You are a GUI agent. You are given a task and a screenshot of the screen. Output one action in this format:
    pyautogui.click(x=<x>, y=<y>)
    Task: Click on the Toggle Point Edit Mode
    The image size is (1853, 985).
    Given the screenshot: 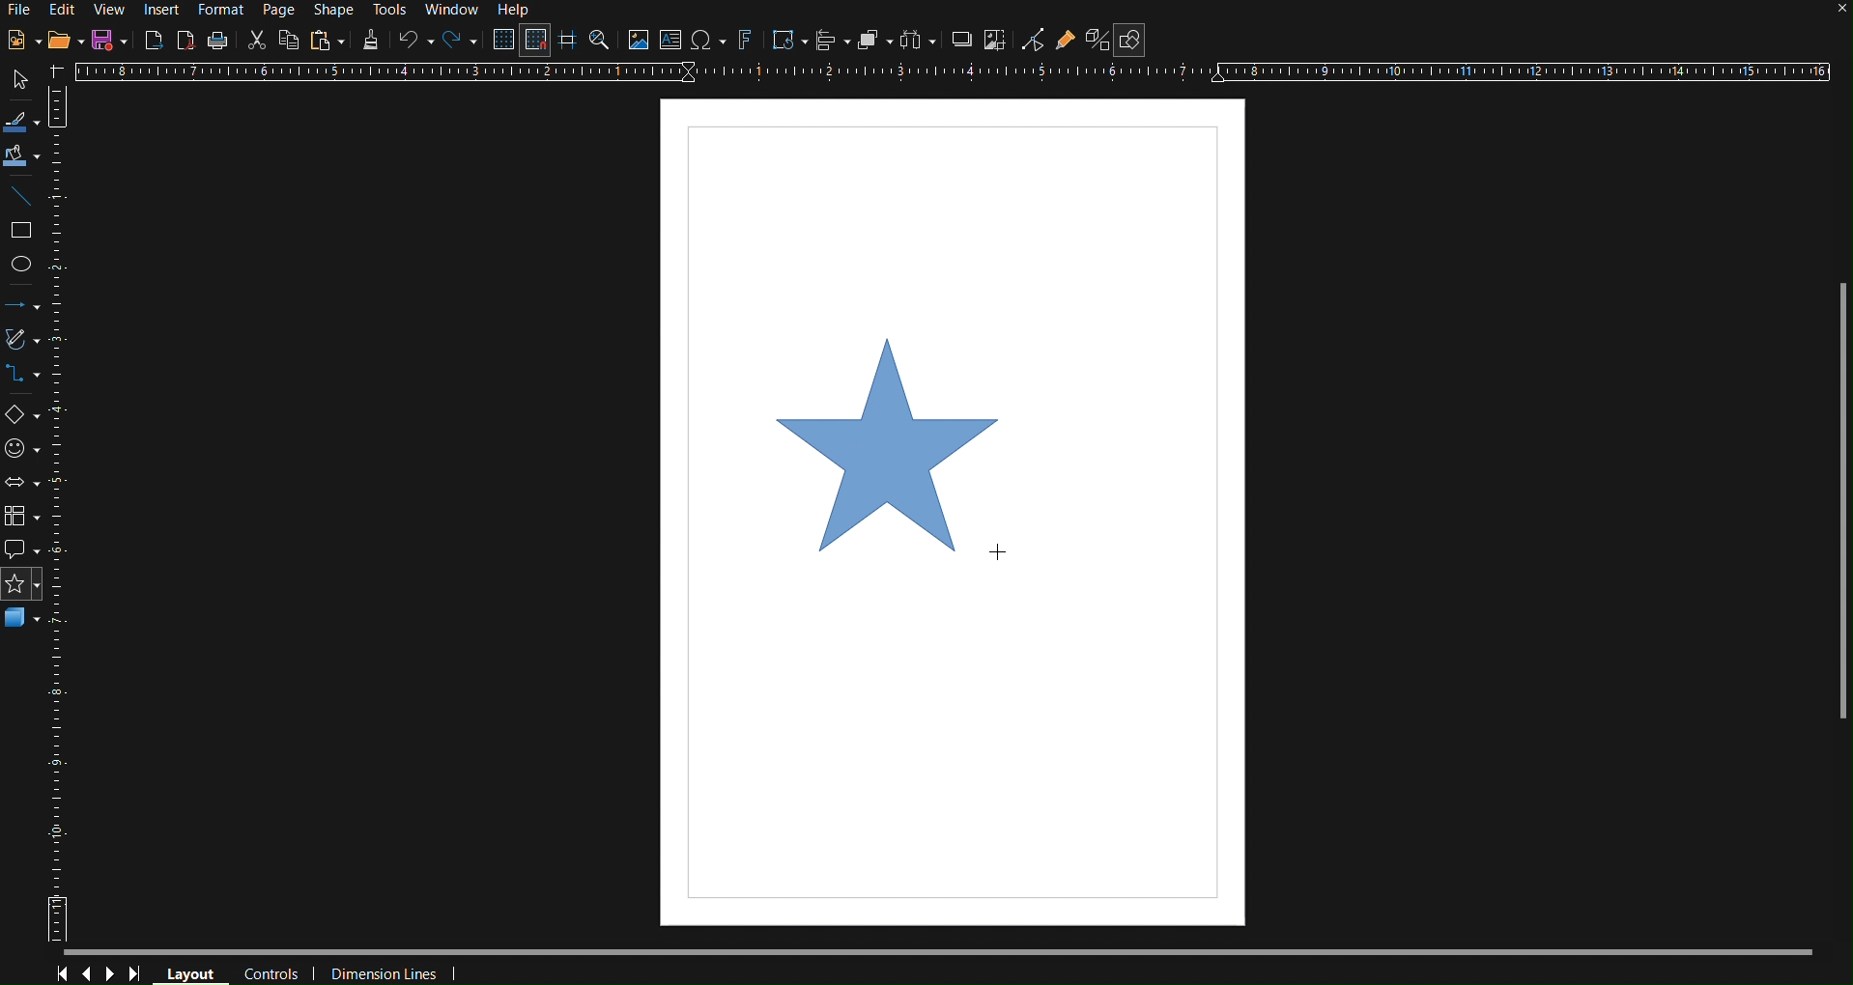 What is the action you would take?
    pyautogui.click(x=1034, y=41)
    